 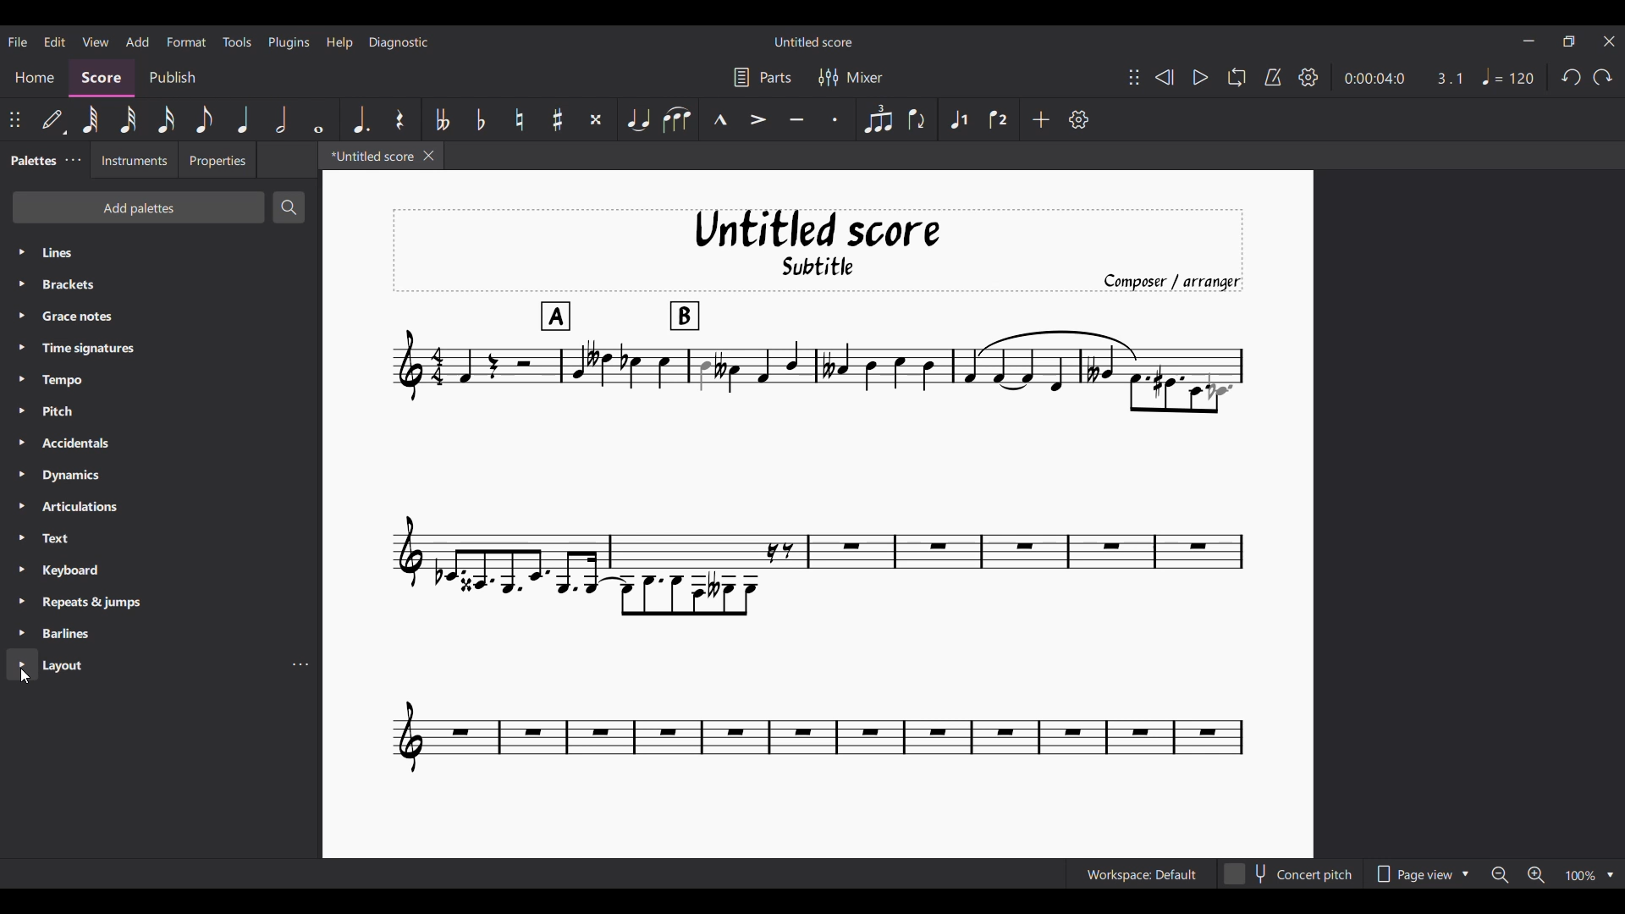 What do you see at coordinates (1449, 78) in the screenshot?
I see `3.1` at bounding box center [1449, 78].